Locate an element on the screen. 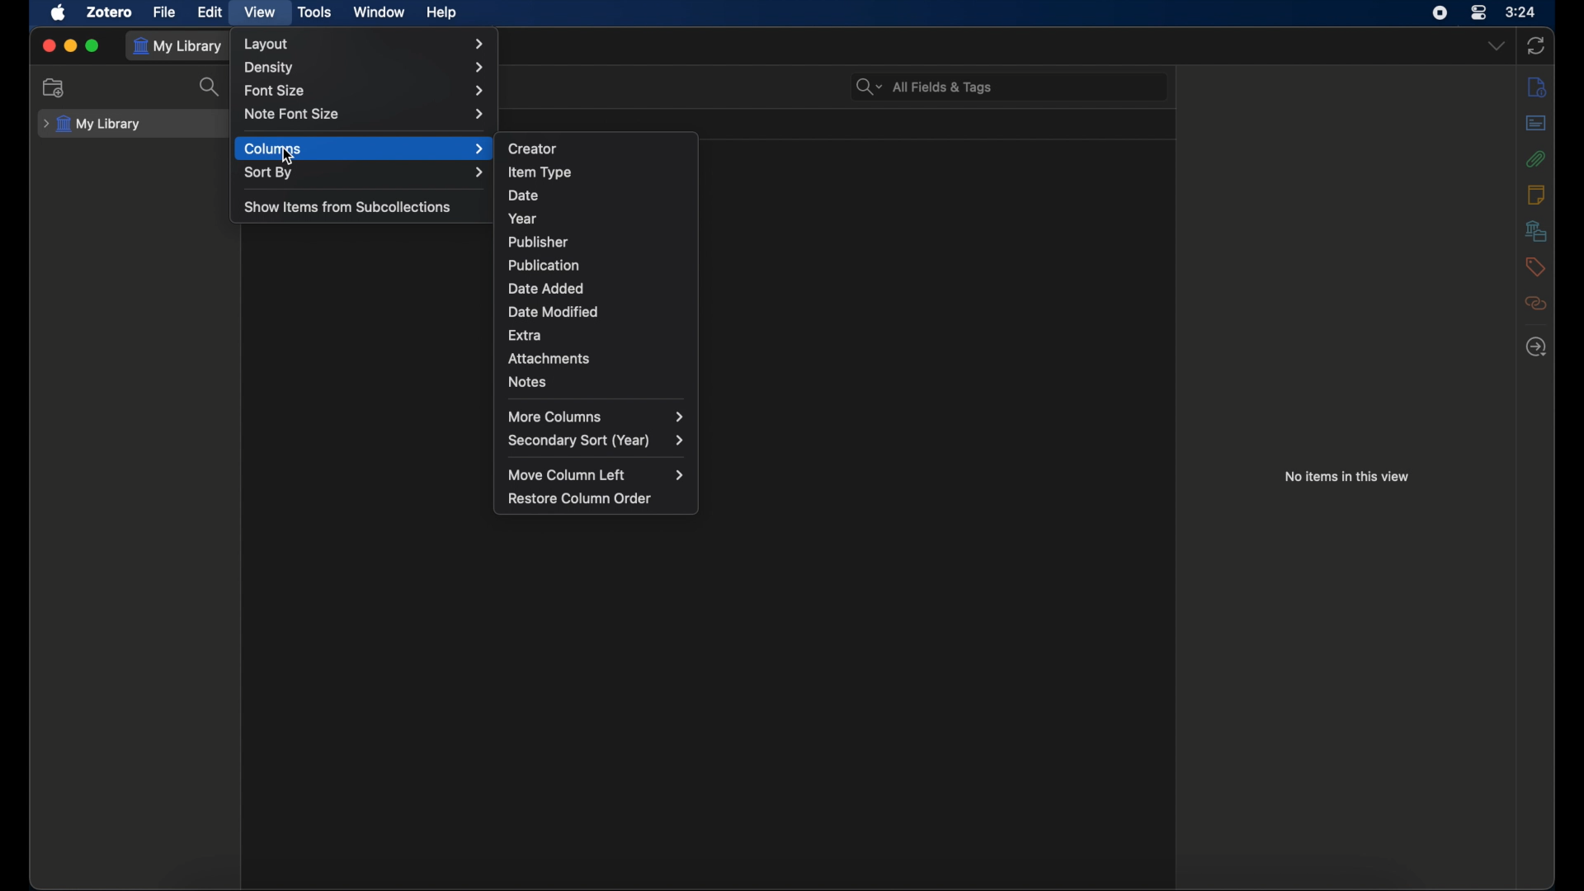 The image size is (1584, 891). notes is located at coordinates (1536, 194).